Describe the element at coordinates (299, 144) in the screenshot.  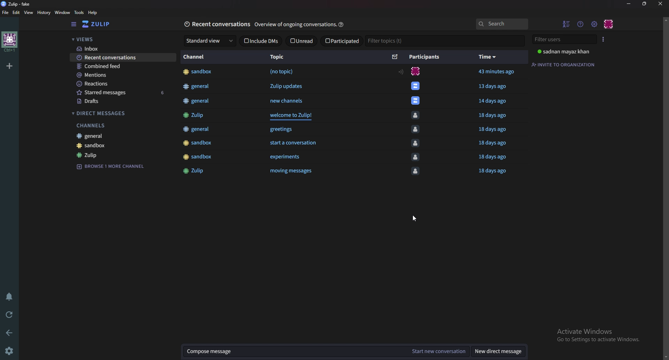
I see `start a conversation` at that location.